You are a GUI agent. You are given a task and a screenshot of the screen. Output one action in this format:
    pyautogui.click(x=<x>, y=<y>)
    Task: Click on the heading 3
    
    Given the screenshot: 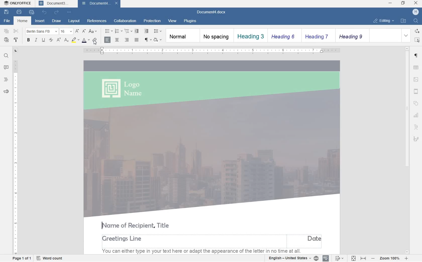 What is the action you would take?
    pyautogui.click(x=318, y=35)
    